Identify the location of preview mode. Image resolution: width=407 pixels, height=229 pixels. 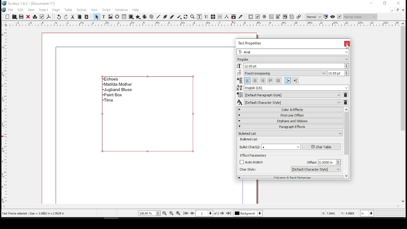
(333, 16).